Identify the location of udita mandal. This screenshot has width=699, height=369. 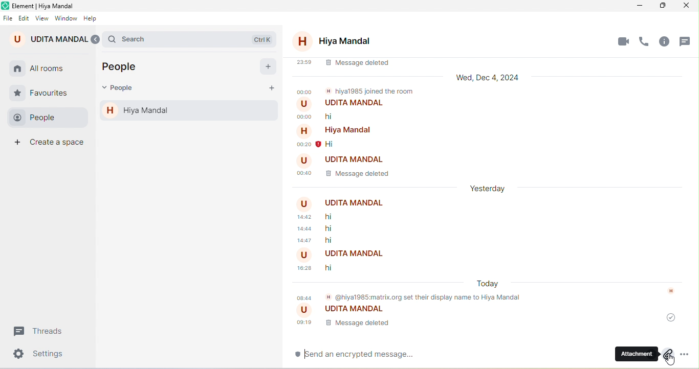
(349, 311).